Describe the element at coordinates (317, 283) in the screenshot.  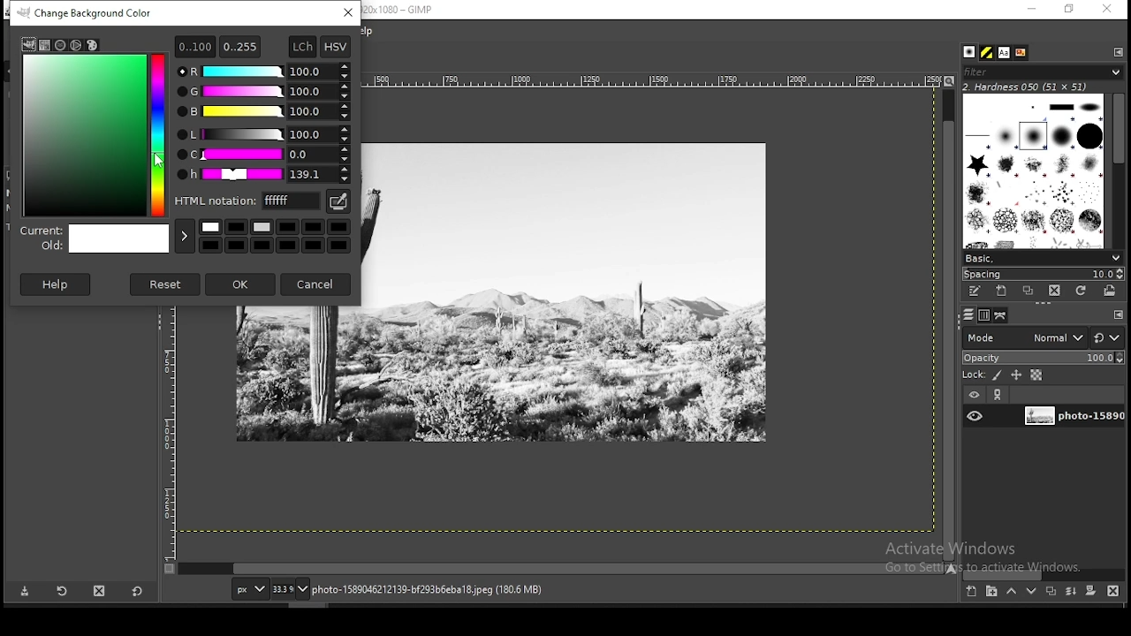
I see `cancel` at that location.